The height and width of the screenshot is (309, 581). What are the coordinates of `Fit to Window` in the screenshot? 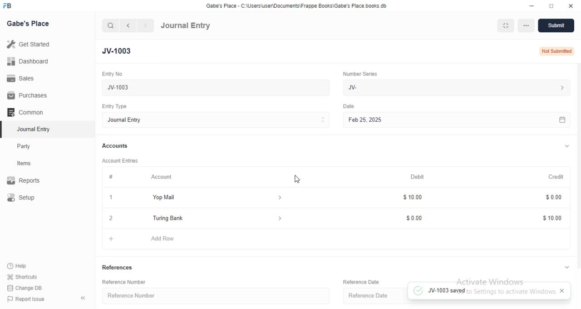 It's located at (506, 26).